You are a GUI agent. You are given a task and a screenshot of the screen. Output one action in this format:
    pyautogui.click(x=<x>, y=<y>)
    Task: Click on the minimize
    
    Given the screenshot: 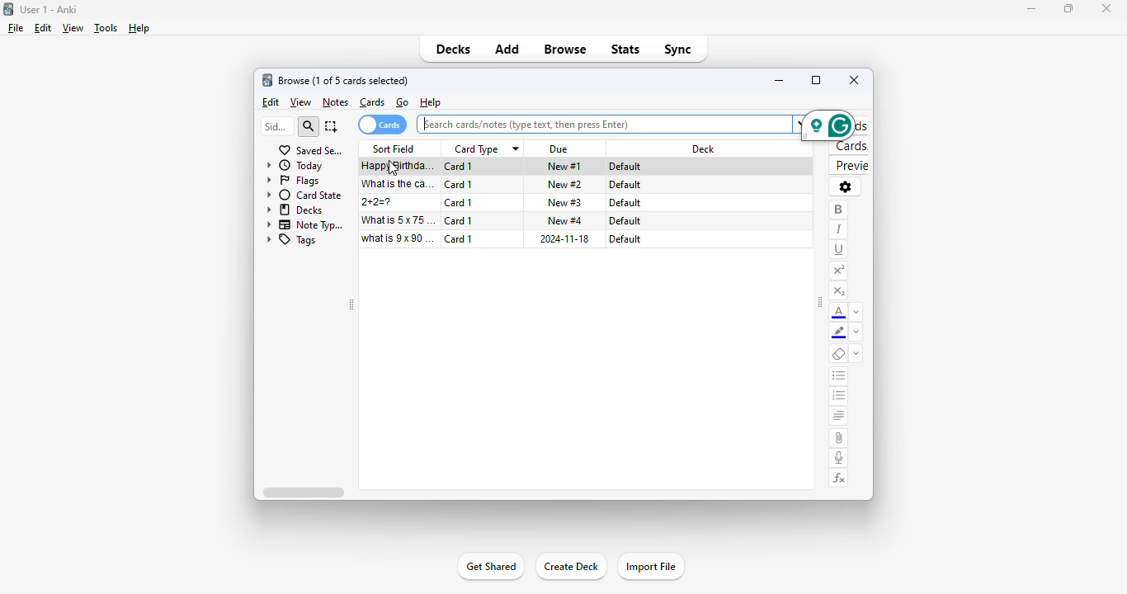 What is the action you would take?
    pyautogui.click(x=1030, y=9)
    